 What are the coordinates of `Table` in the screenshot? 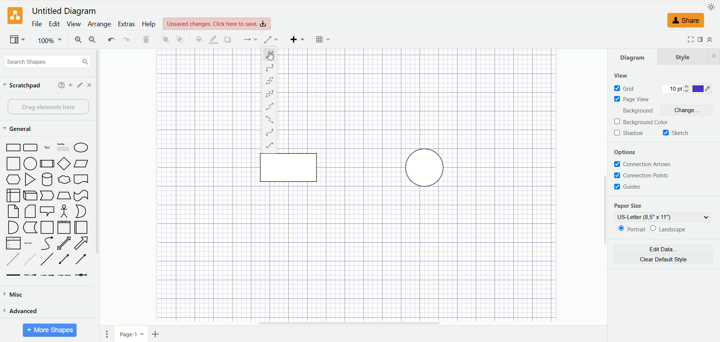 It's located at (323, 39).